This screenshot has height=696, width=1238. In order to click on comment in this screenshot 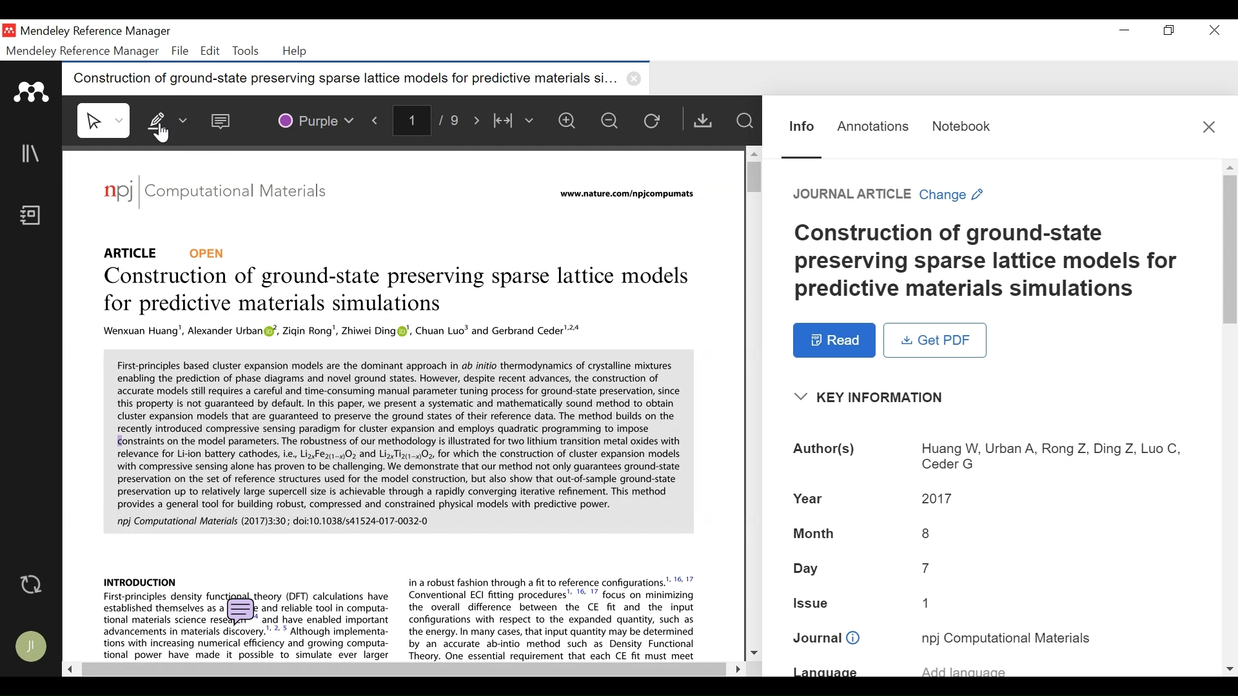, I will do `click(241, 610)`.